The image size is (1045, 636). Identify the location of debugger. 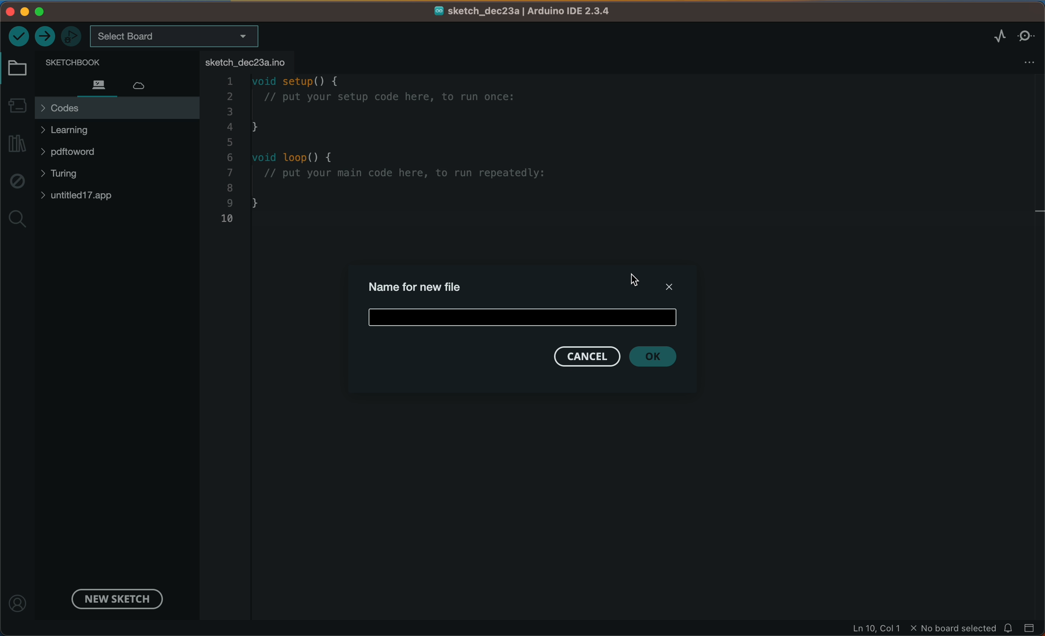
(72, 36).